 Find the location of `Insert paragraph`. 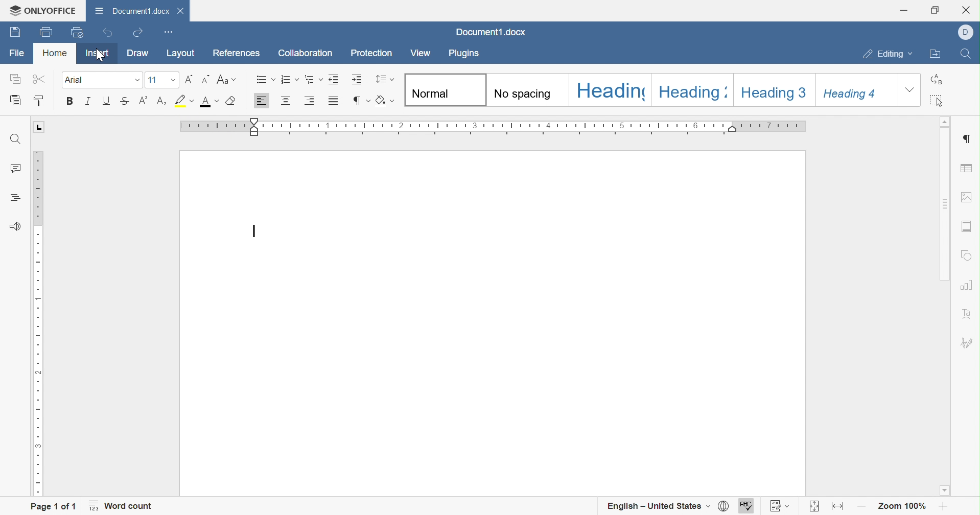

Insert paragraph is located at coordinates (965, 138).